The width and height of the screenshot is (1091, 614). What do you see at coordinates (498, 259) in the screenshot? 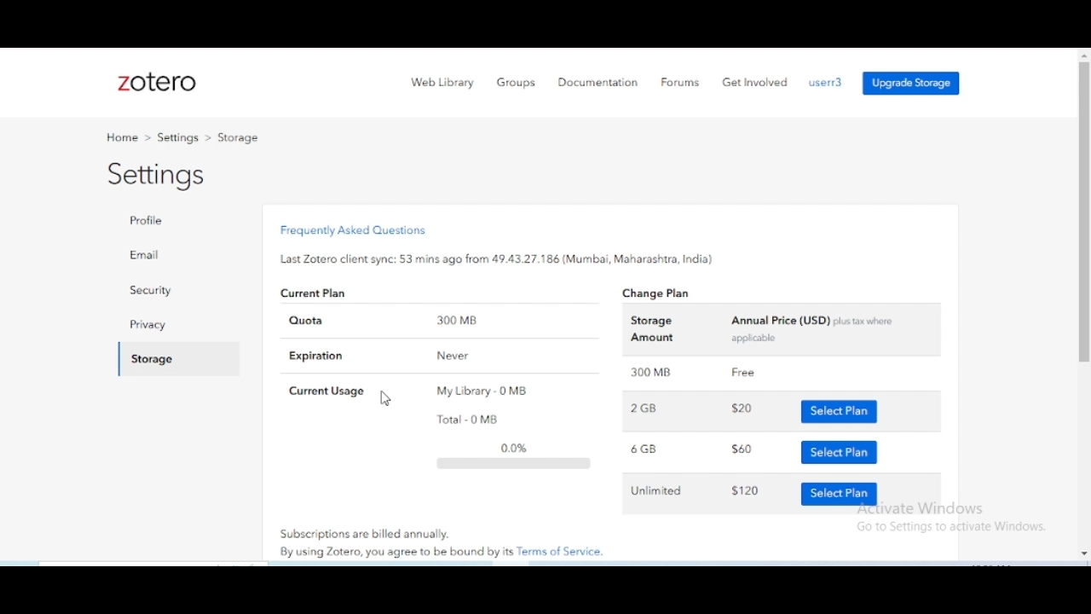
I see `Last Zotero client sync: 53 mins ago from 49.43.27.186 (Mumbai, Maharashtra, India)` at bounding box center [498, 259].